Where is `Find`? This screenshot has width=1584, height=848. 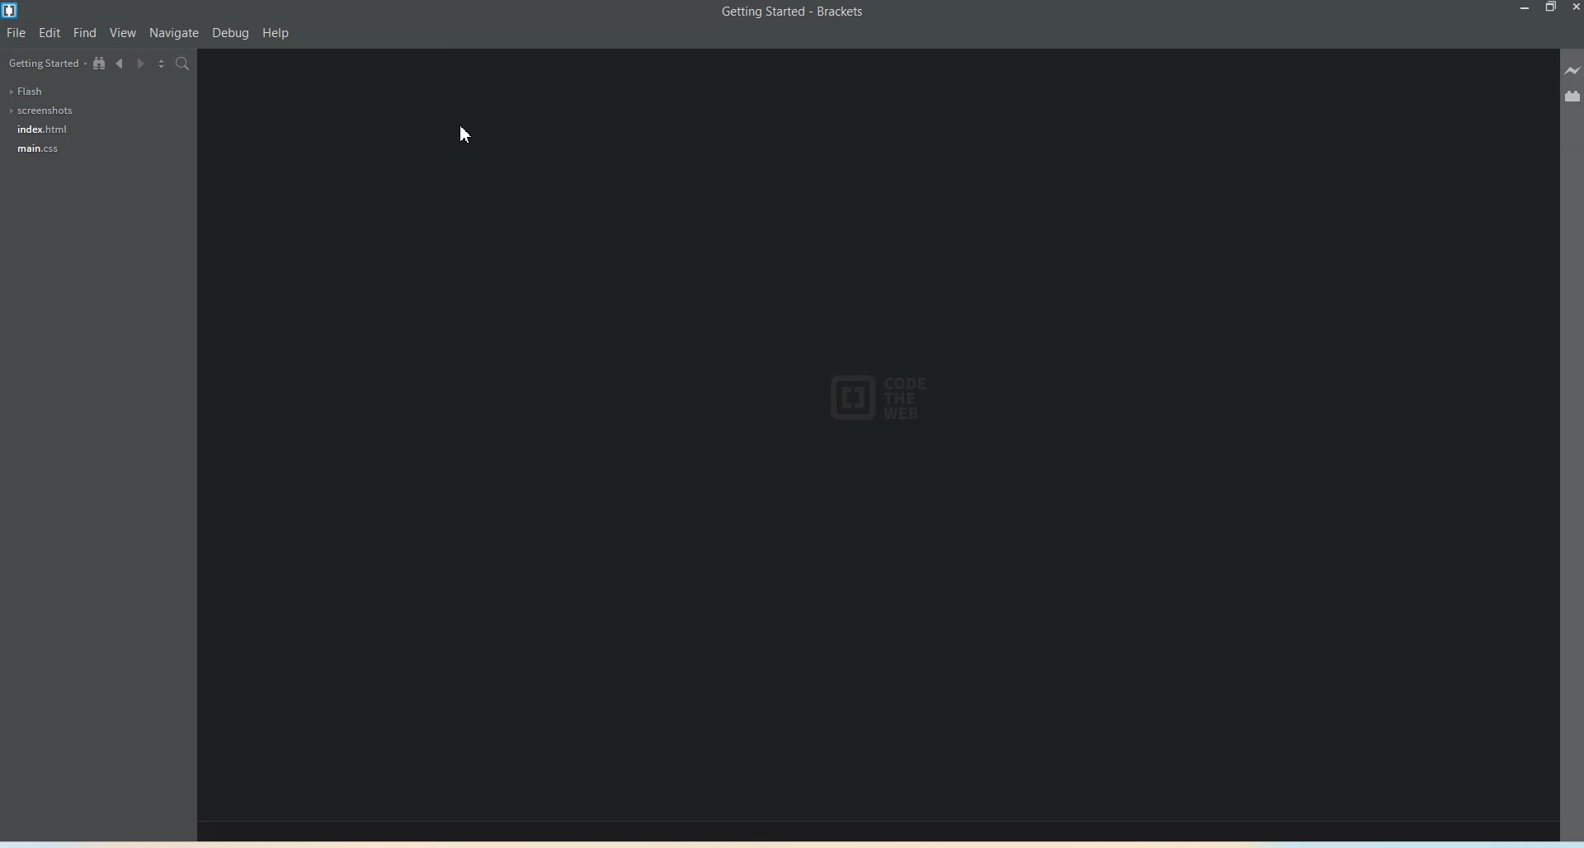
Find is located at coordinates (86, 32).